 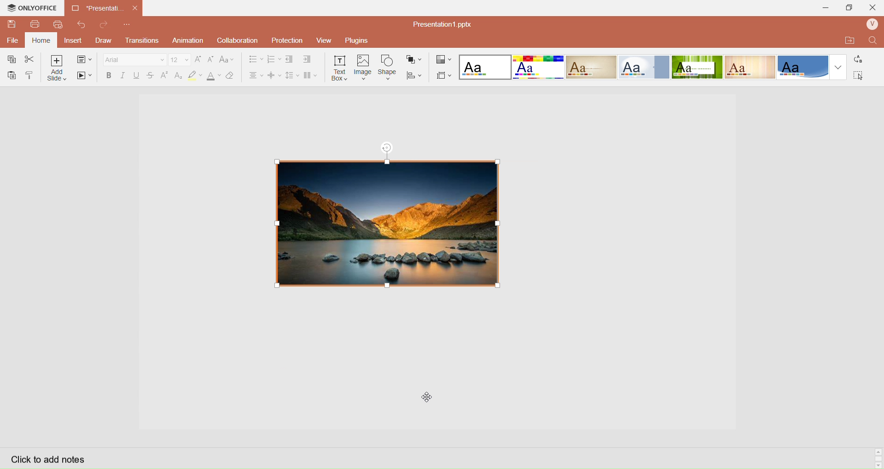 I want to click on Underline, so click(x=136, y=76).